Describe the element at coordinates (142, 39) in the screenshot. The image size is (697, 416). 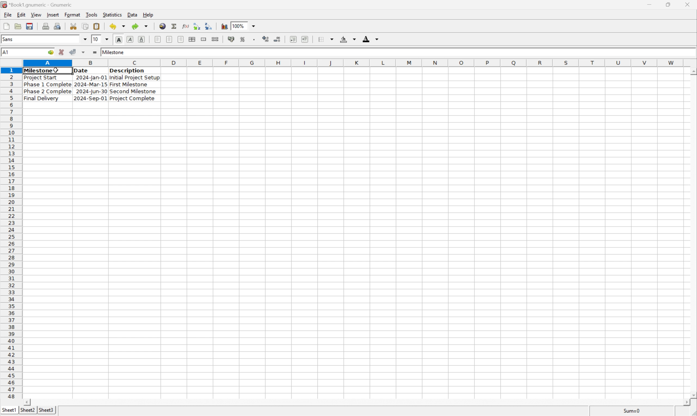
I see `underline` at that location.